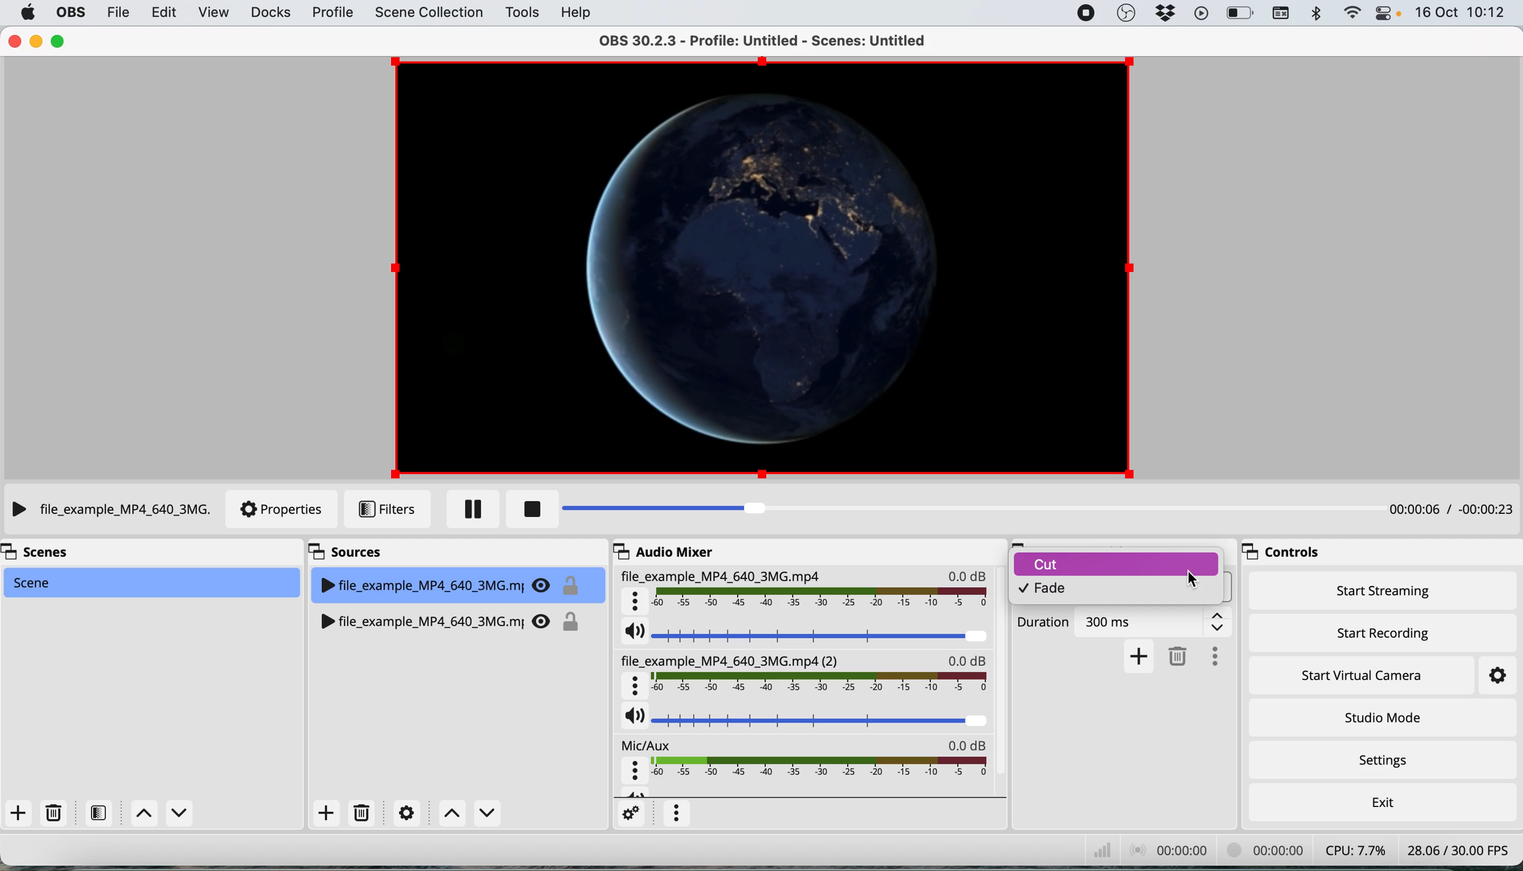  Describe the element at coordinates (385, 511) in the screenshot. I see `filters` at that location.